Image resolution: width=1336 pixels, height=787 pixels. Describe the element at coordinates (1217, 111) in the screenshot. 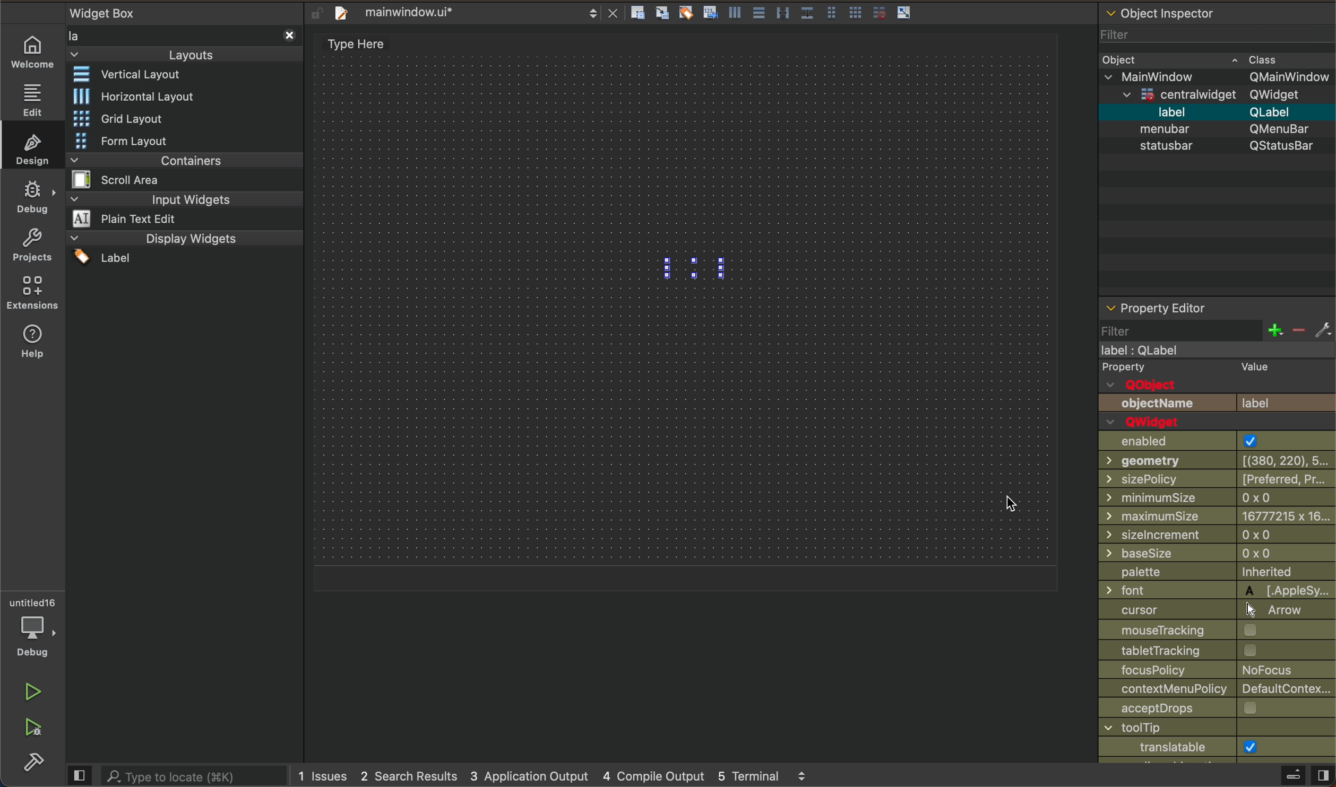

I see `label` at that location.